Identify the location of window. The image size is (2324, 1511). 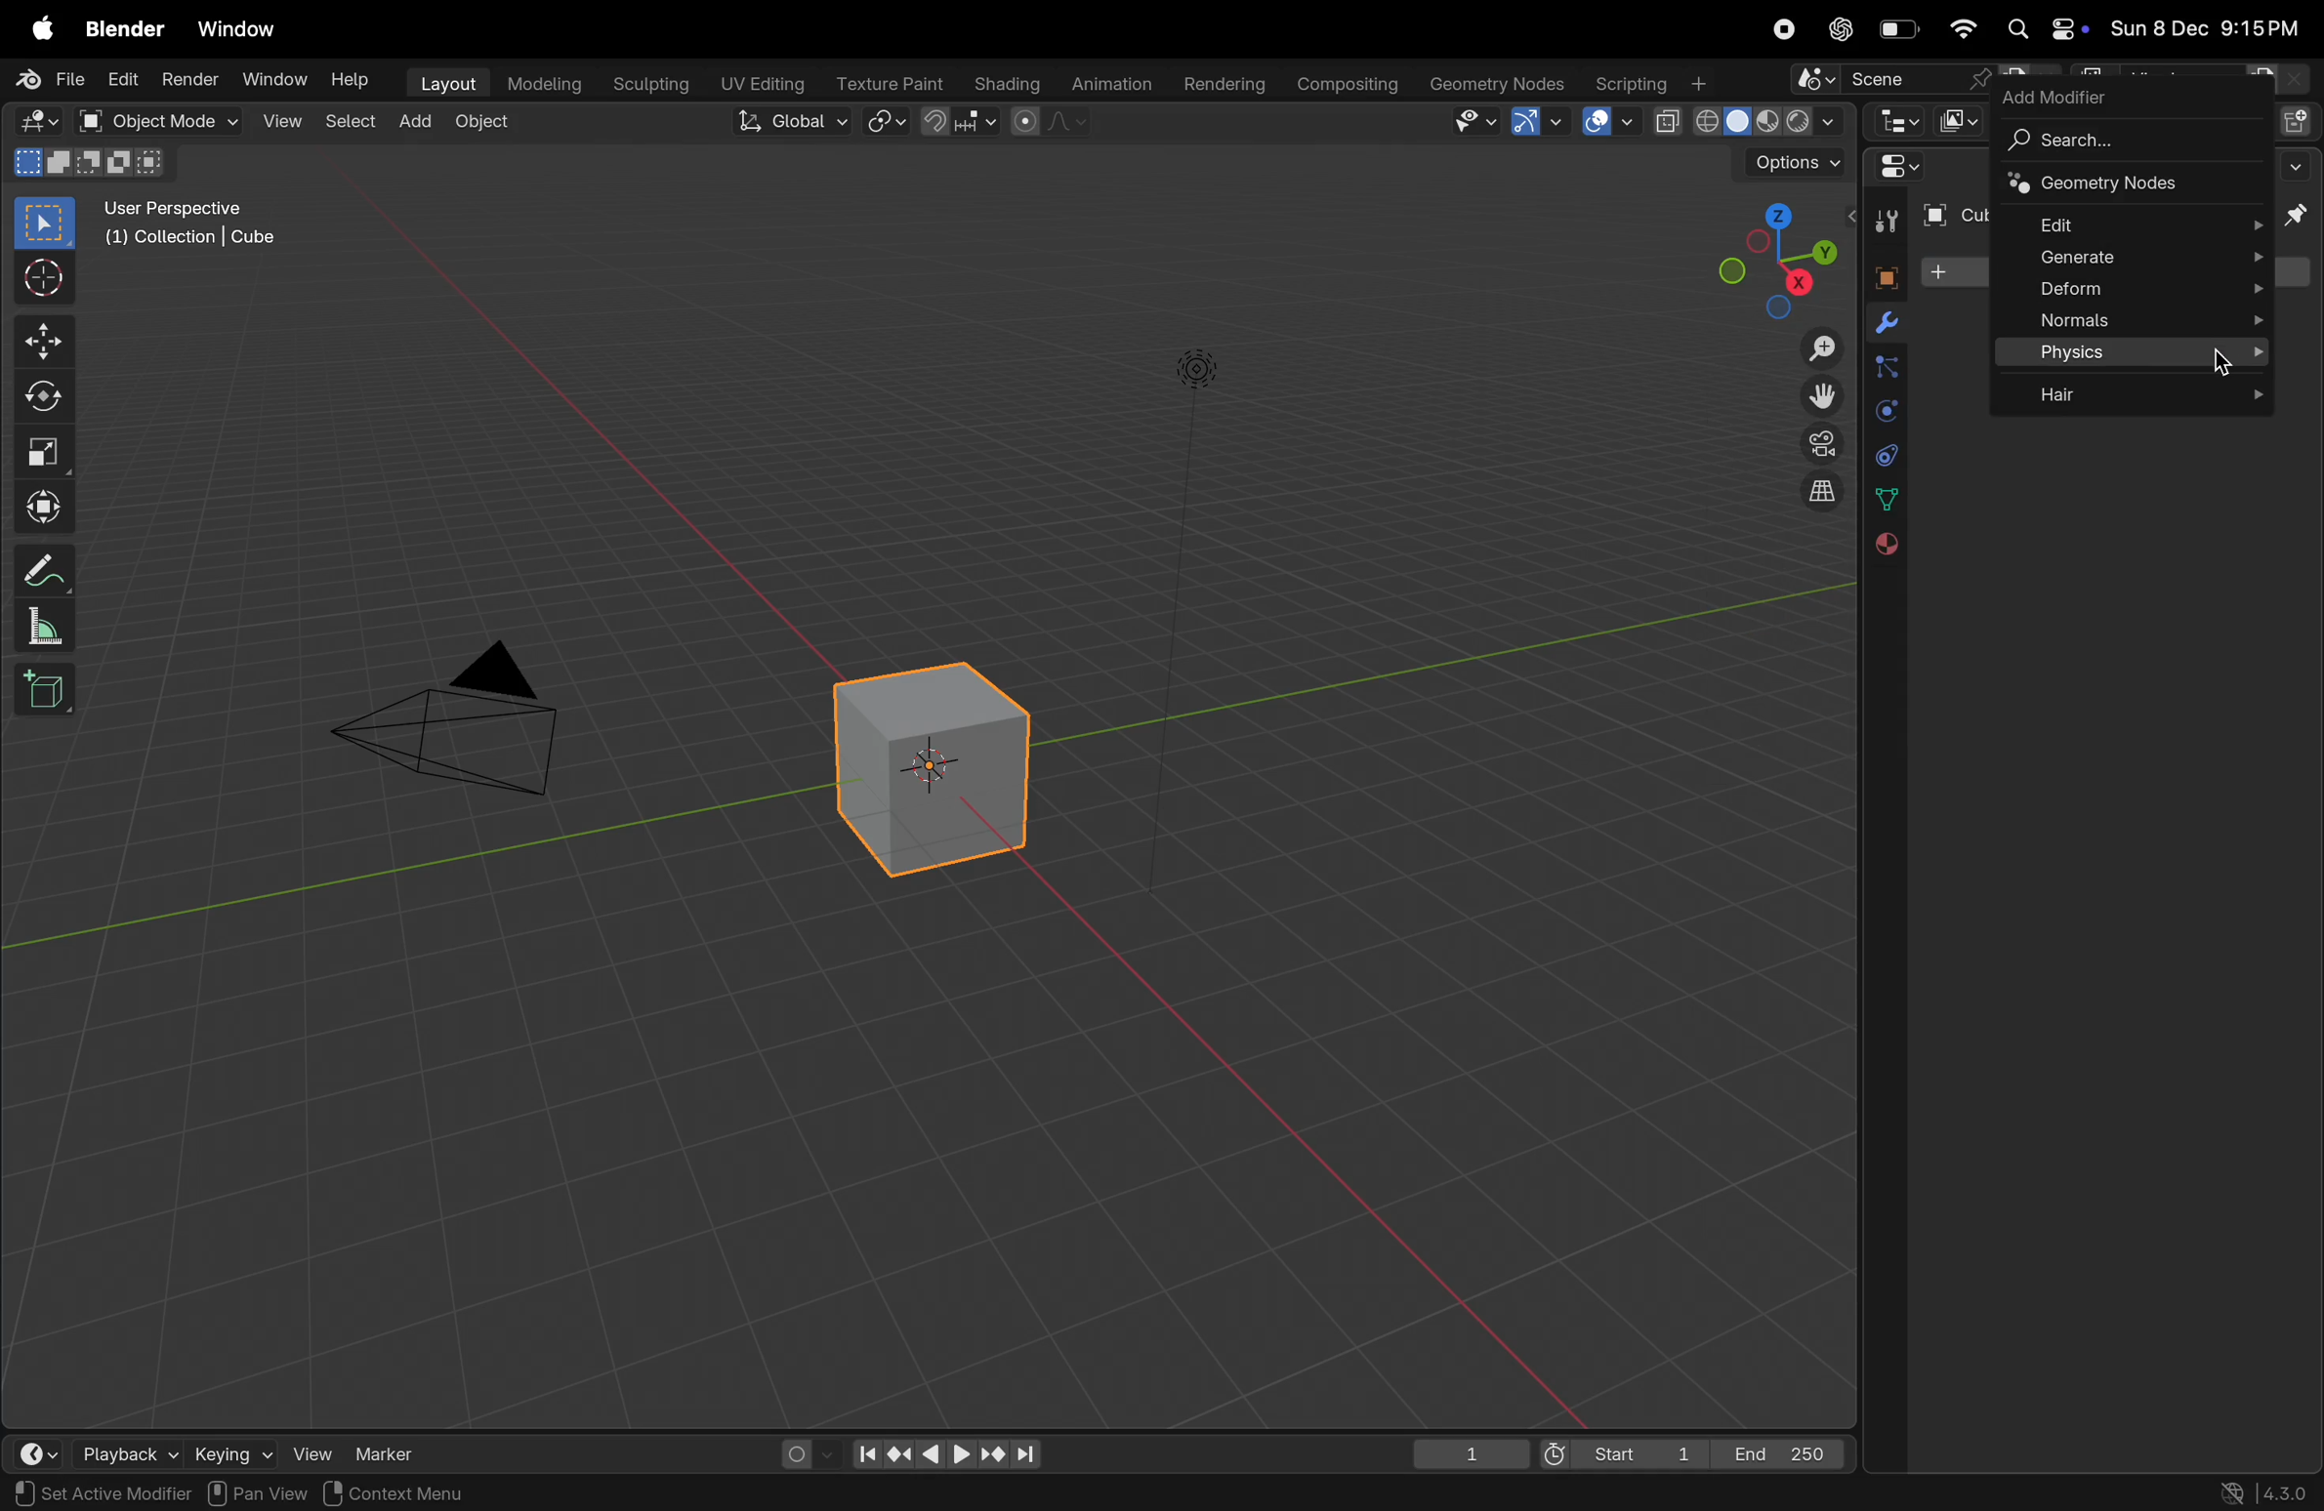
(270, 79).